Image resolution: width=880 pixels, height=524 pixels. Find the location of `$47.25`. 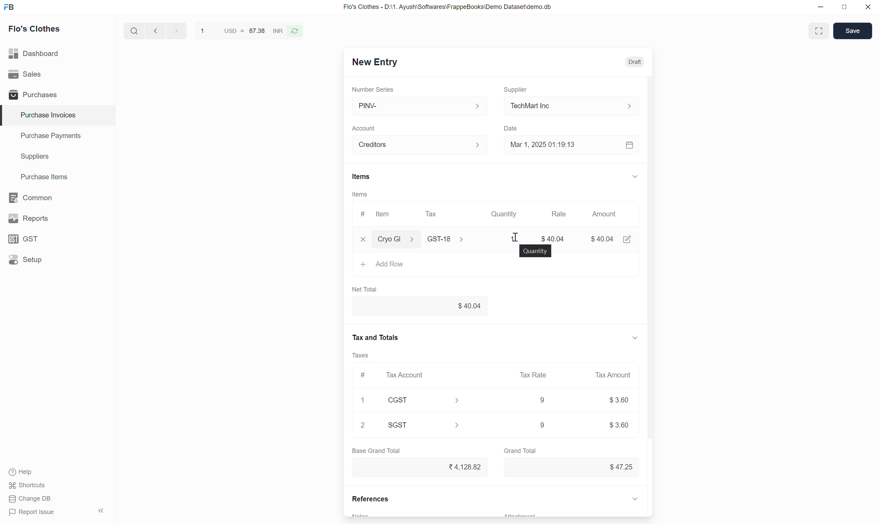

$47.25 is located at coordinates (616, 466).